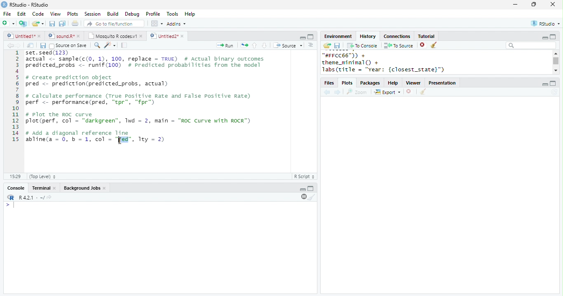  Describe the element at coordinates (120, 141) in the screenshot. I see `cursor` at that location.